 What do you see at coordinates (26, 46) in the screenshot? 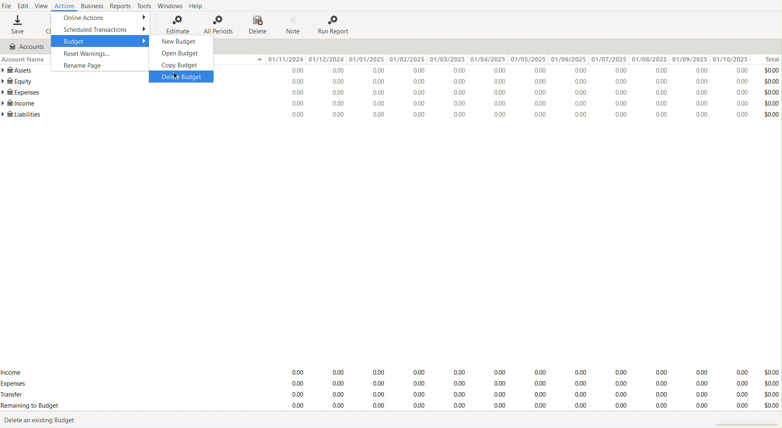
I see `Accounts` at bounding box center [26, 46].